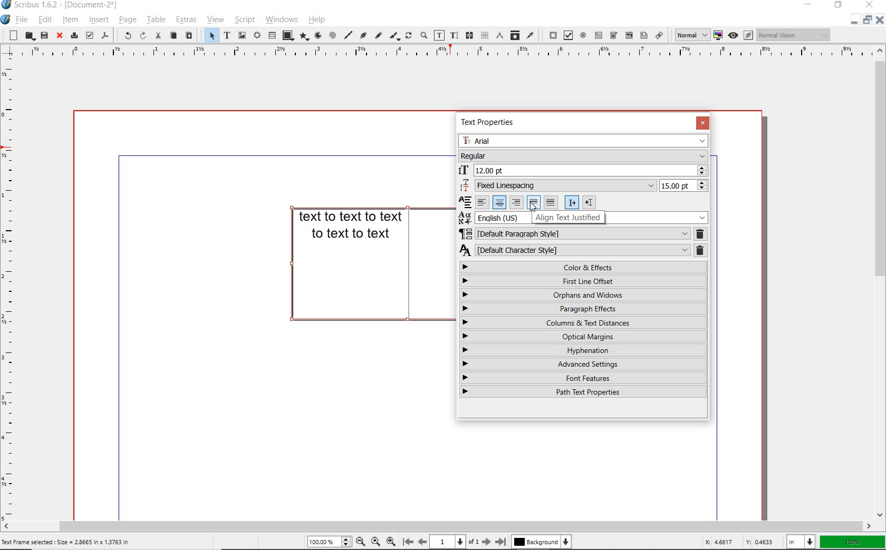  Describe the element at coordinates (718, 35) in the screenshot. I see `toggle color` at that location.